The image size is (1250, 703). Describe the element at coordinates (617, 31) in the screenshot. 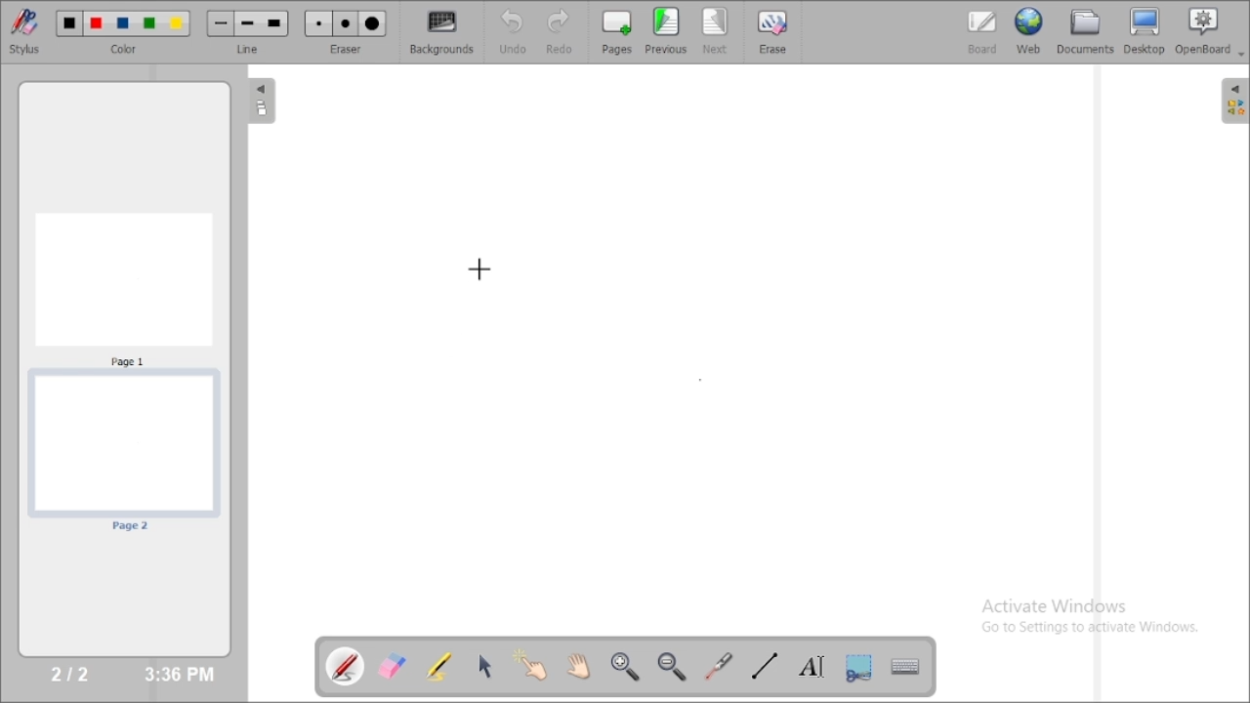

I see `pages` at that location.